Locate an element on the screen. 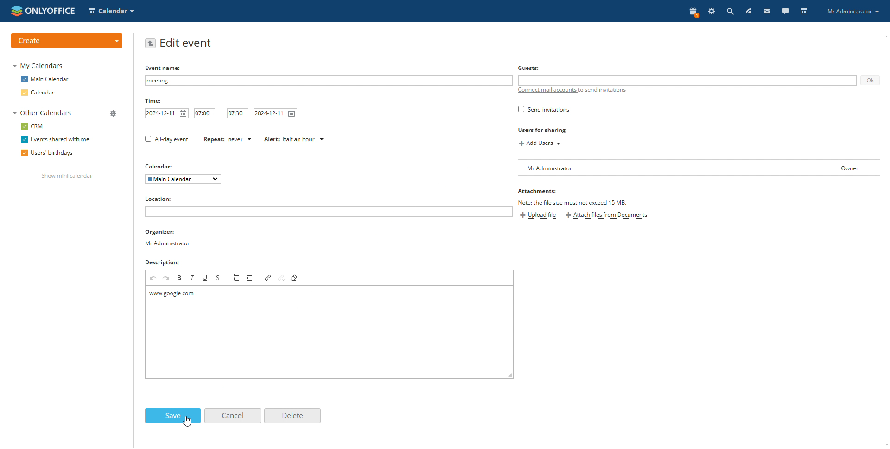 The image size is (890, 449). profile is located at coordinates (851, 11).